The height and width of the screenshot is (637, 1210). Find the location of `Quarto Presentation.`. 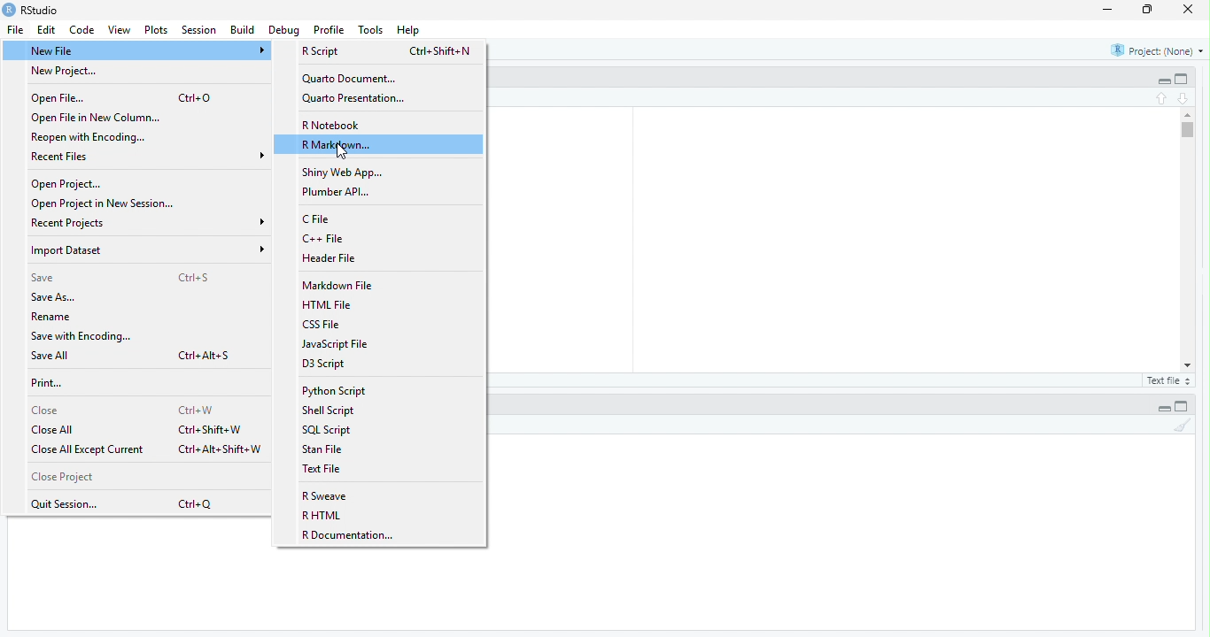

Quarto Presentation. is located at coordinates (355, 99).